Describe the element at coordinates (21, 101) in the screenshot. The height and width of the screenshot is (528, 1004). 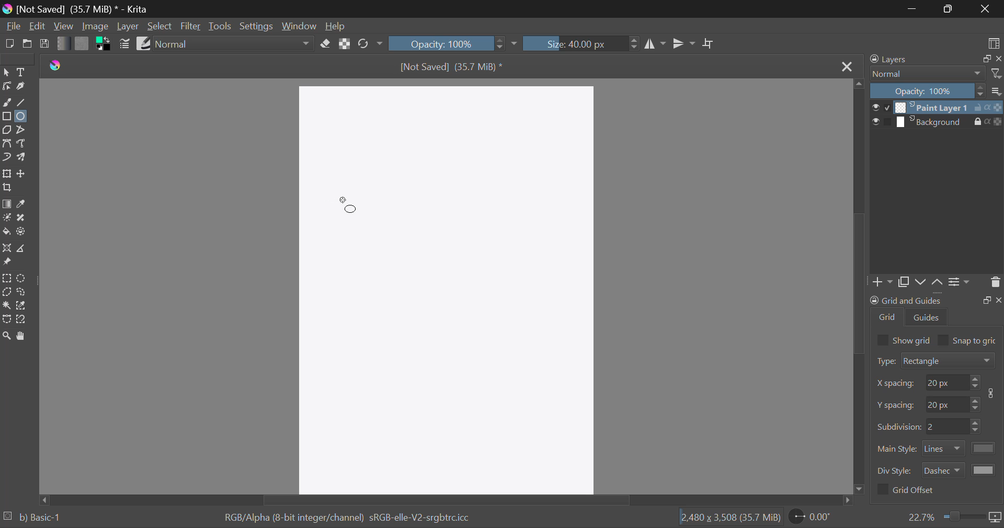
I see `Line` at that location.